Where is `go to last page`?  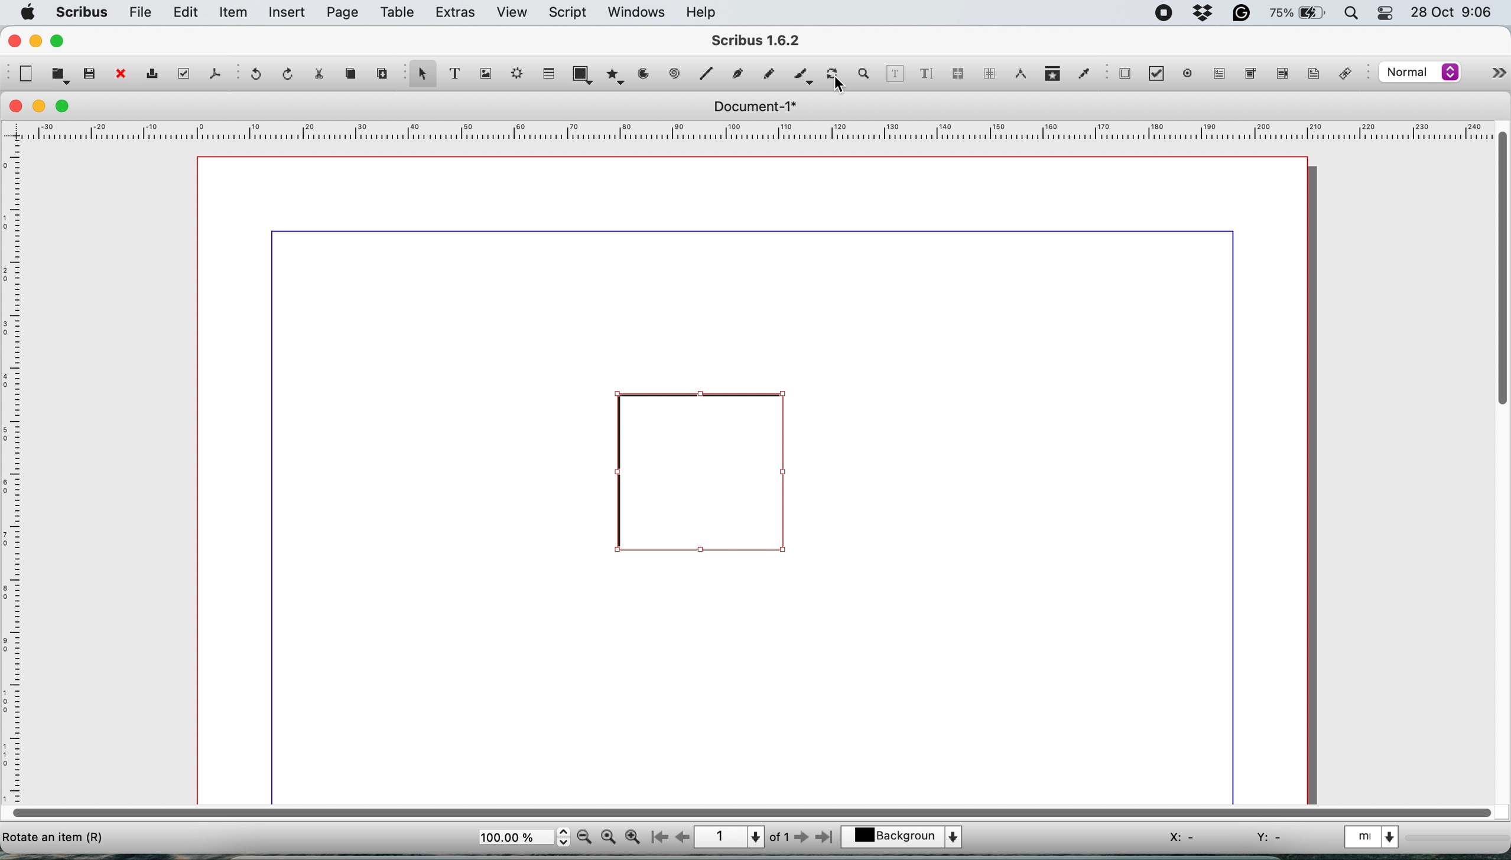
go to last page is located at coordinates (827, 839).